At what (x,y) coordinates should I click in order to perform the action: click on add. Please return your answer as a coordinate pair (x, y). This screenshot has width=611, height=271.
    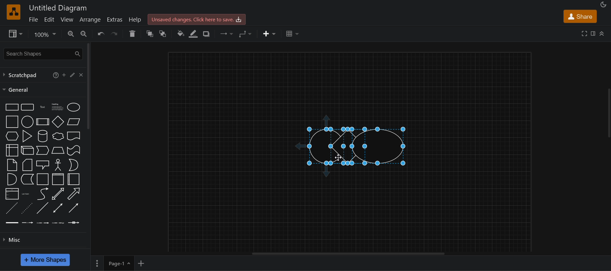
    Looking at the image, I should click on (64, 75).